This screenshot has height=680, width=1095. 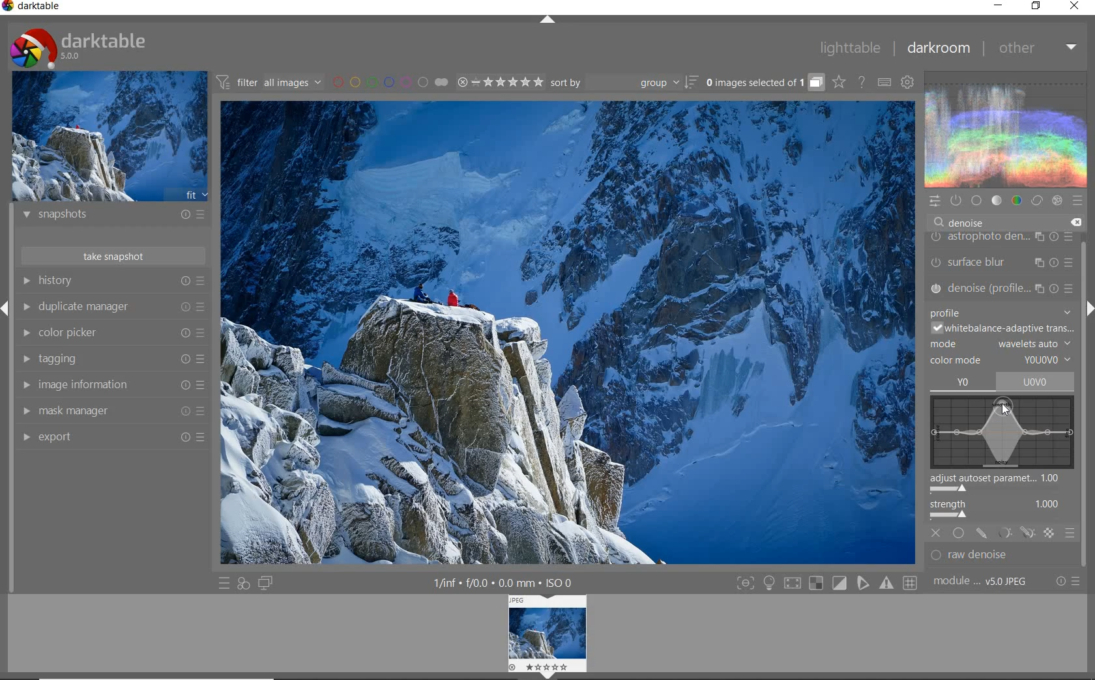 I want to click on show only active modules, so click(x=955, y=201).